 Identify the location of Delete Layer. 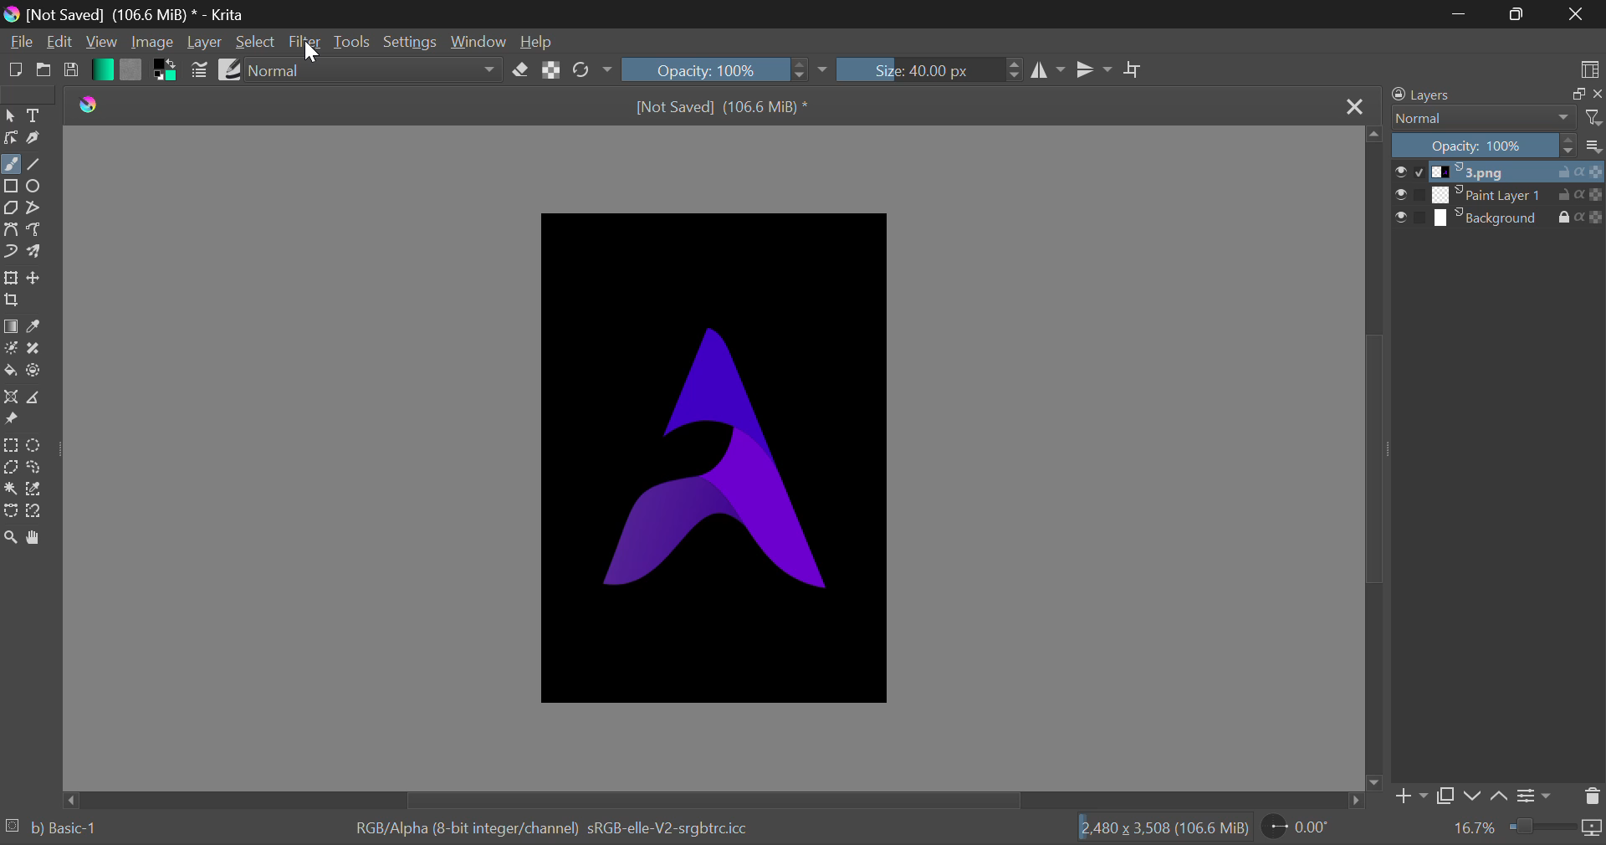
(1592, 796).